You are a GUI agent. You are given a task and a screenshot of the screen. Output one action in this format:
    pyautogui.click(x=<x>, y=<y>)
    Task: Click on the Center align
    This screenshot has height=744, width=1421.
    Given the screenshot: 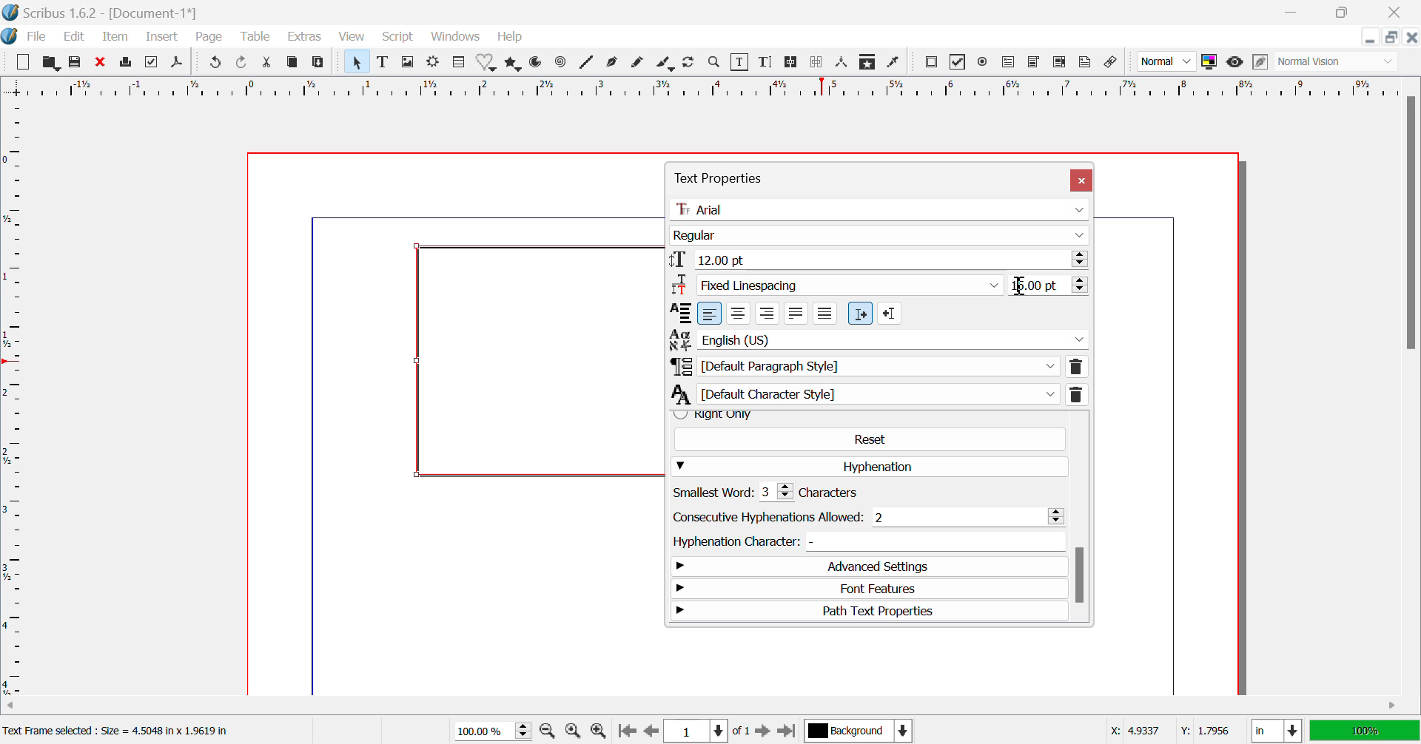 What is the action you would take?
    pyautogui.click(x=739, y=313)
    